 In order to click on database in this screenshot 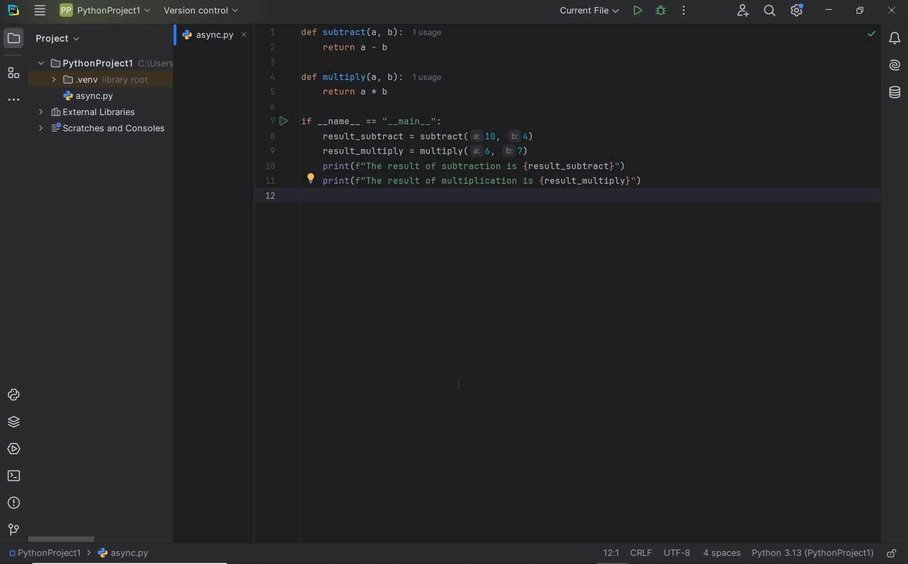, I will do `click(894, 92)`.